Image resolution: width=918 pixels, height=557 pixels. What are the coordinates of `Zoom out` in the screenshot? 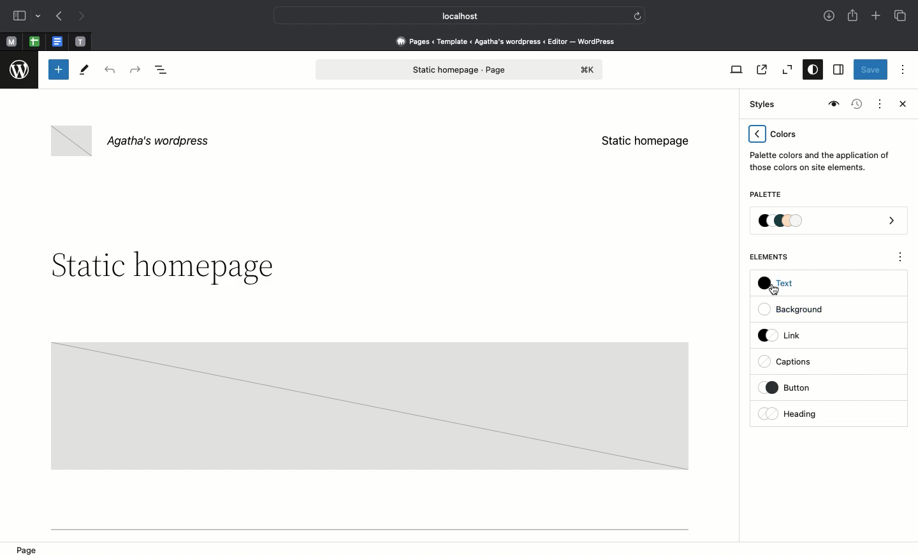 It's located at (785, 70).